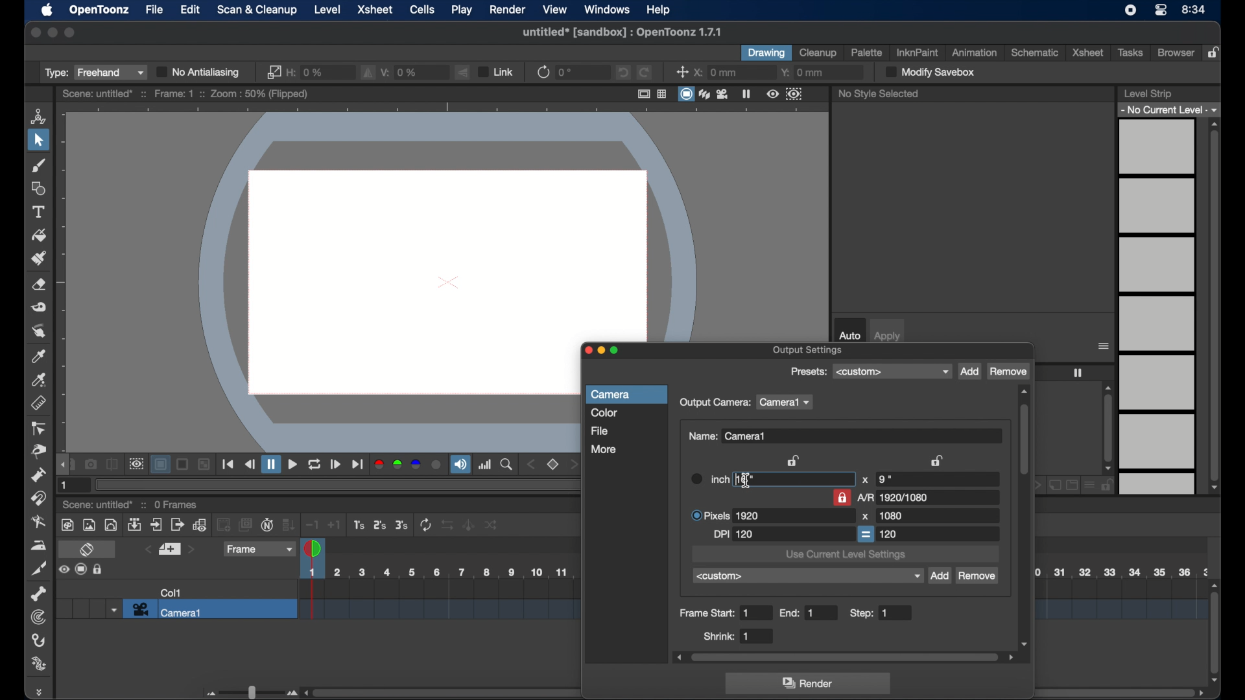  I want to click on pixels, so click(726, 515).